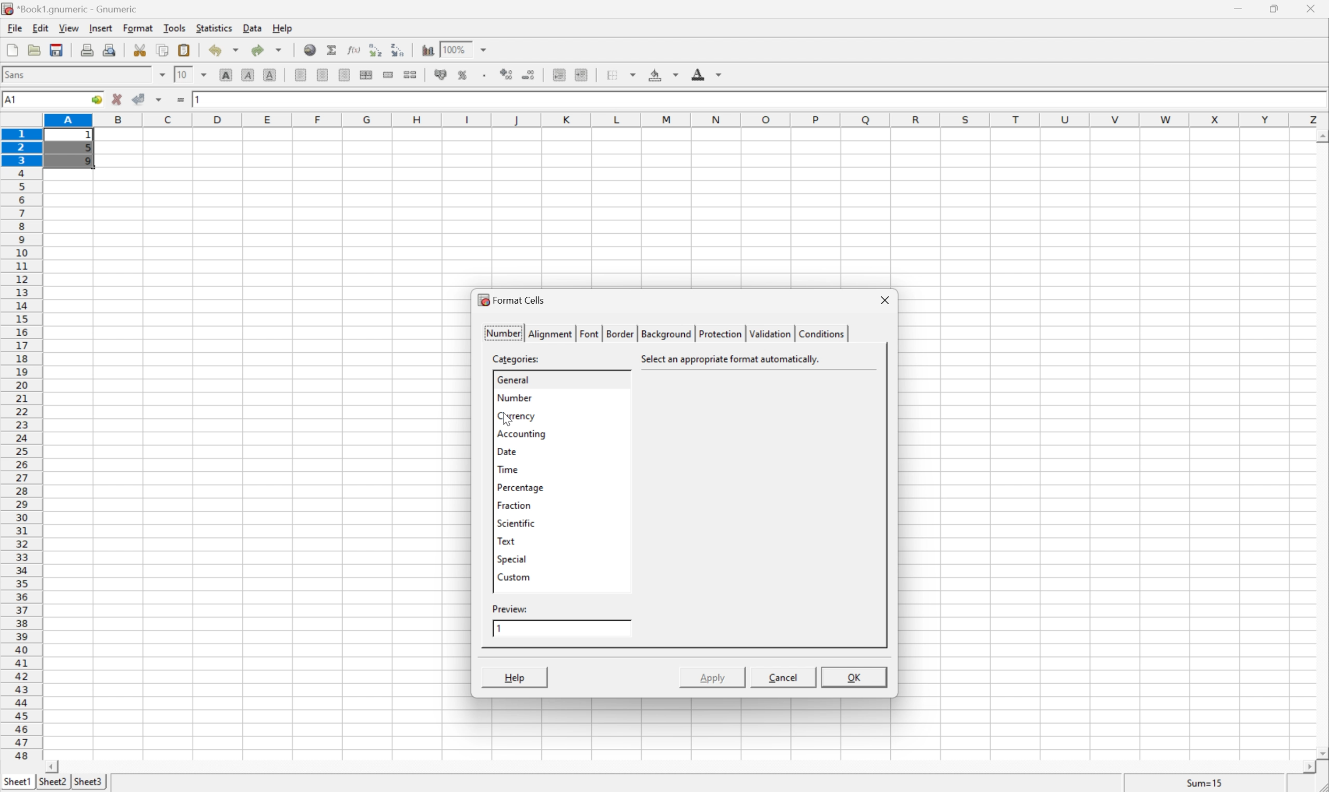 This screenshot has height=792, width=1329. I want to click on decrease number of decimals displayed, so click(527, 74).